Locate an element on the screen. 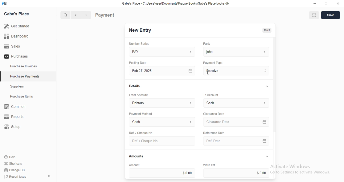 The height and width of the screenshot is (182, 344). Reference Date is located at coordinates (213, 132).